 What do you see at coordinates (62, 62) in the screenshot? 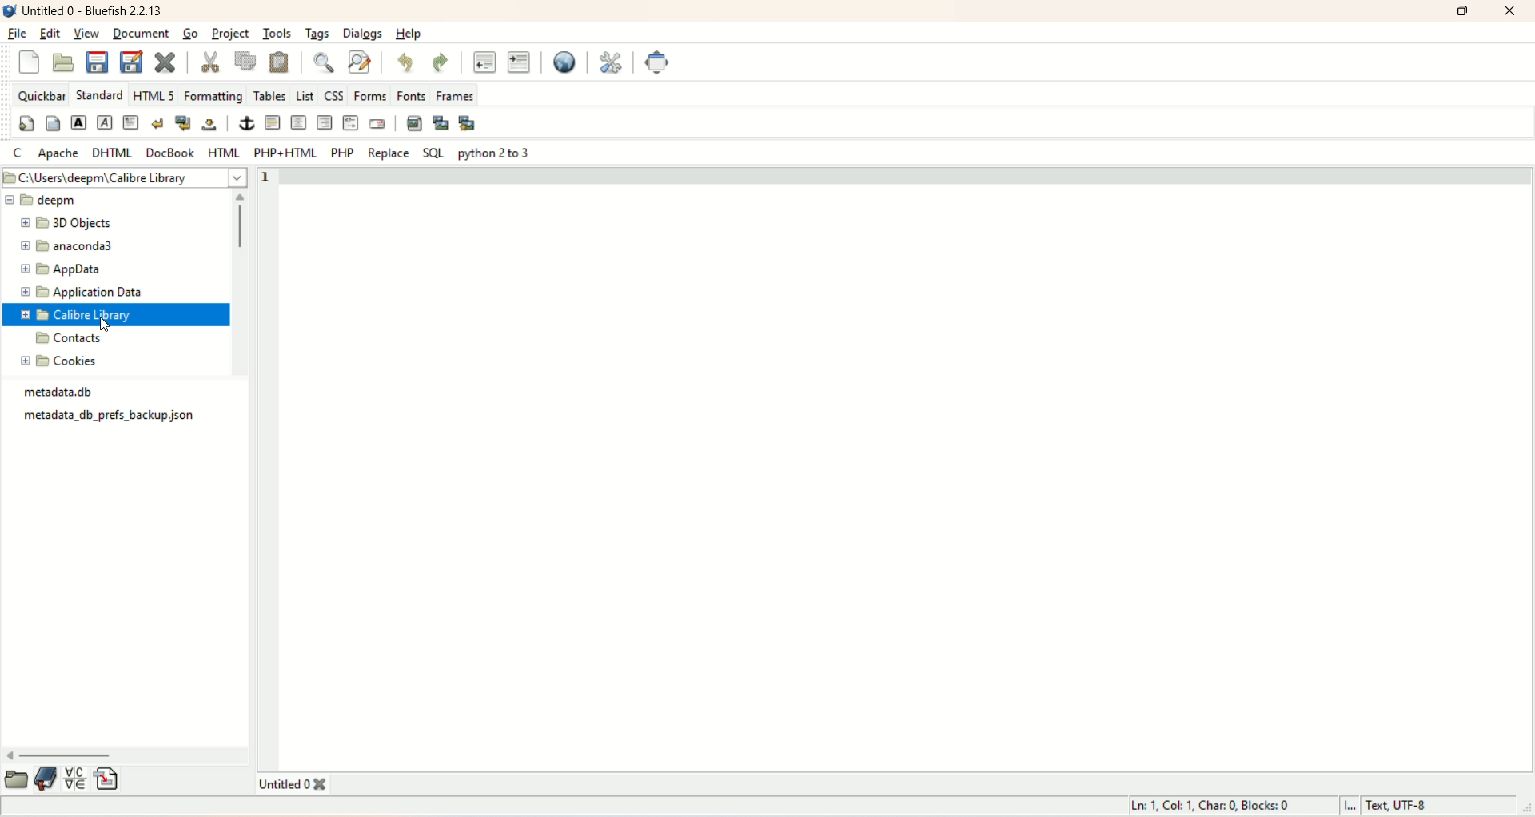
I see `open` at bounding box center [62, 62].